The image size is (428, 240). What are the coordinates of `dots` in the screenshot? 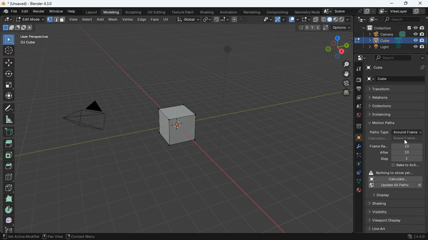 It's located at (358, 182).